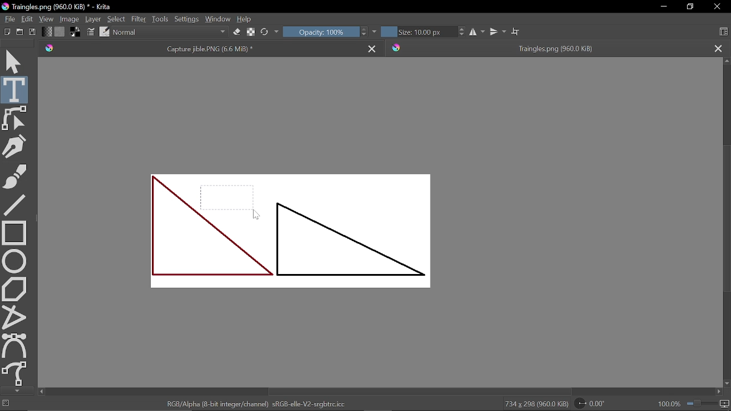 Image resolution: width=731 pixels, height=411 pixels. Describe the element at coordinates (15, 204) in the screenshot. I see `Line tool` at that location.